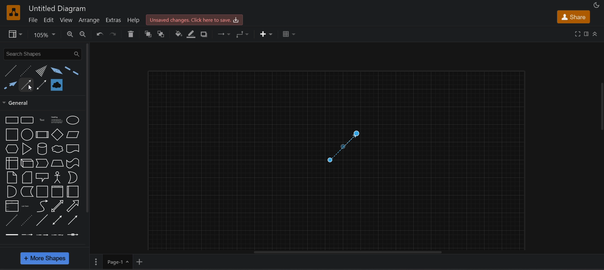 The width and height of the screenshot is (604, 270). I want to click on vertical container, so click(58, 191).